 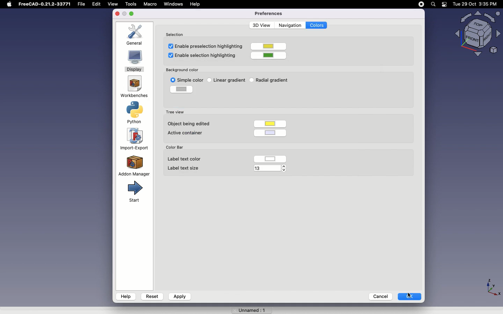 I want to click on Color Bar, so click(x=177, y=147).